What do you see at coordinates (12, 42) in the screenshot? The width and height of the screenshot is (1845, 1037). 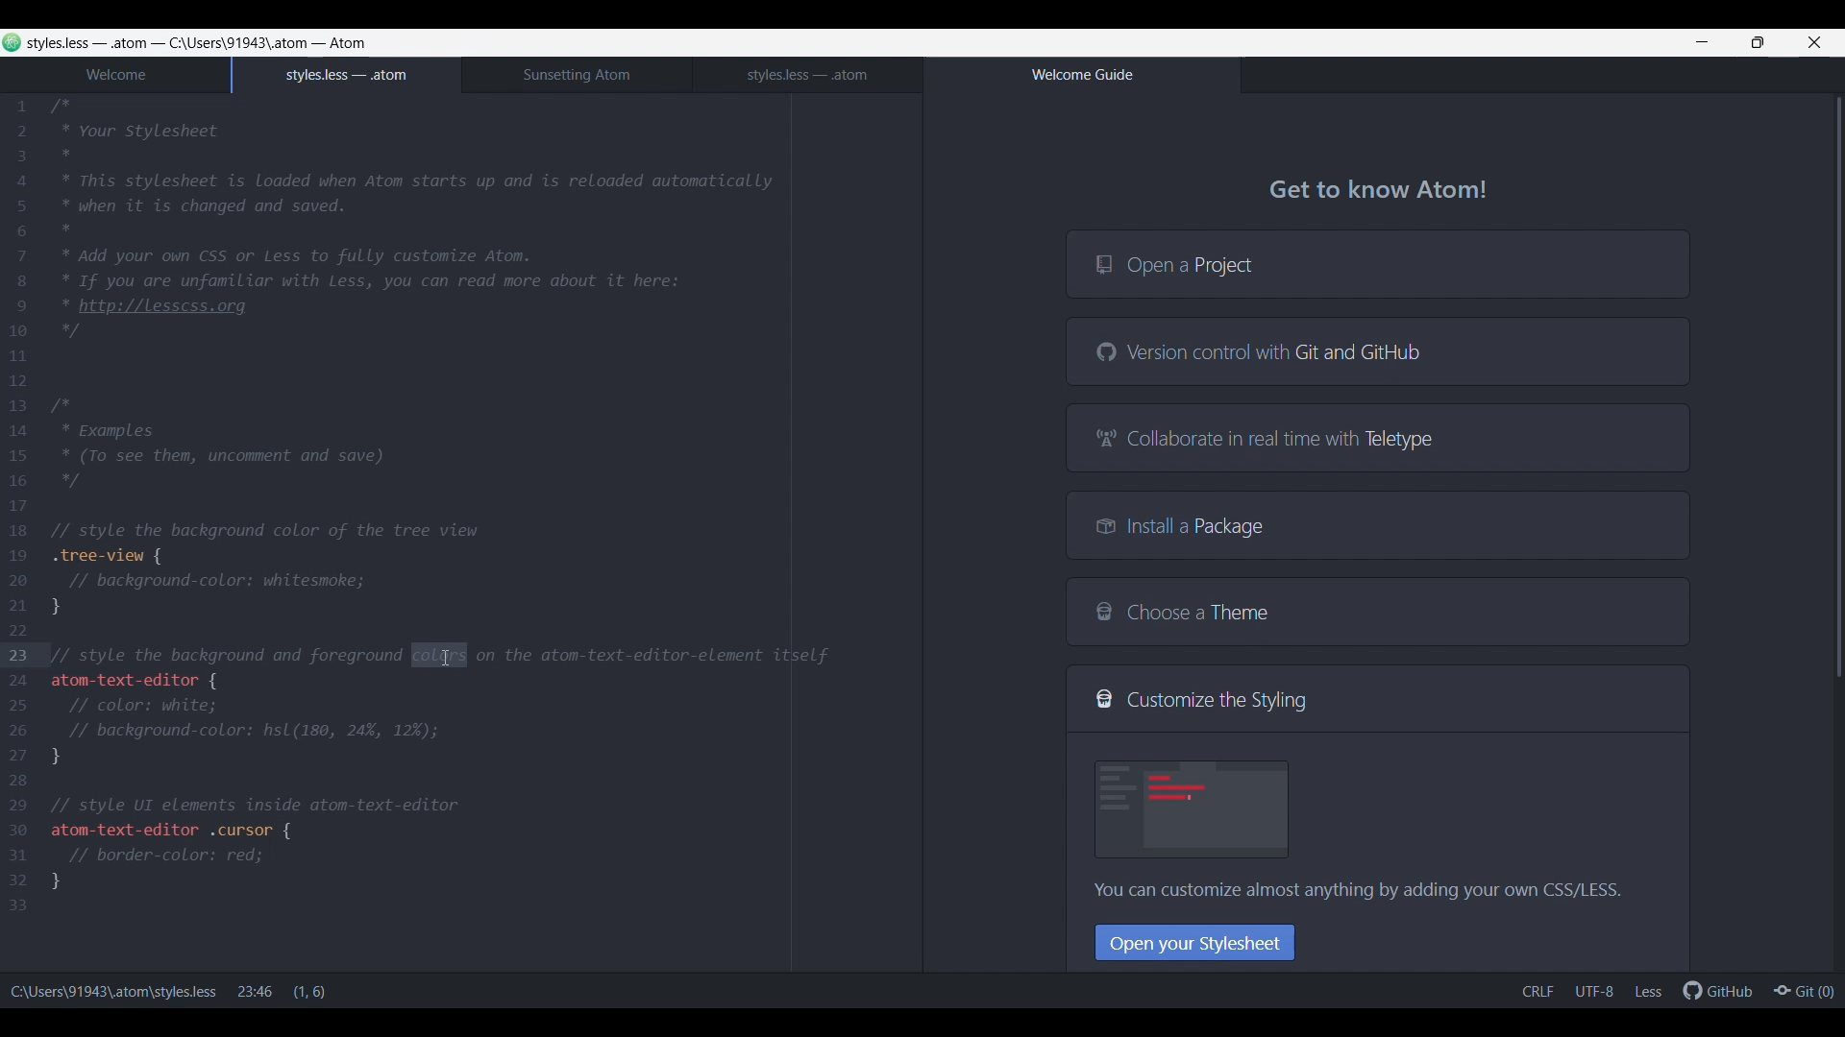 I see `Software logo` at bounding box center [12, 42].